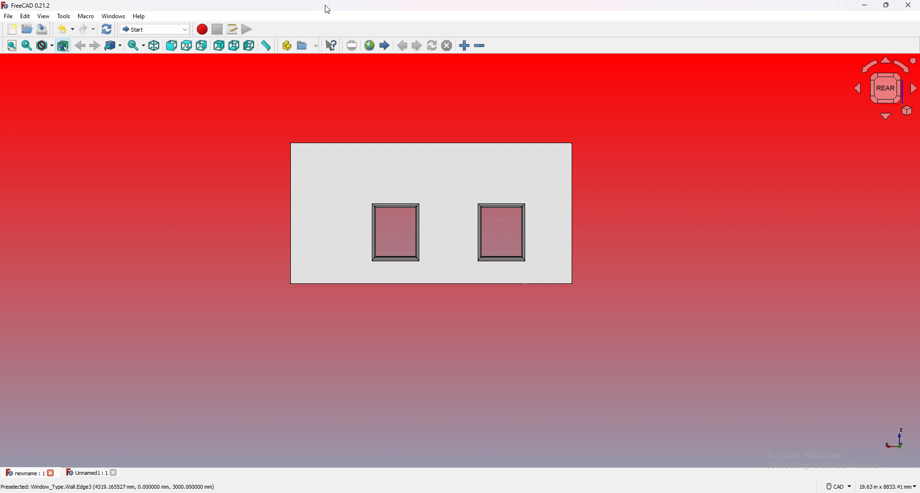 The width and height of the screenshot is (920, 493). I want to click on next page, so click(416, 45).